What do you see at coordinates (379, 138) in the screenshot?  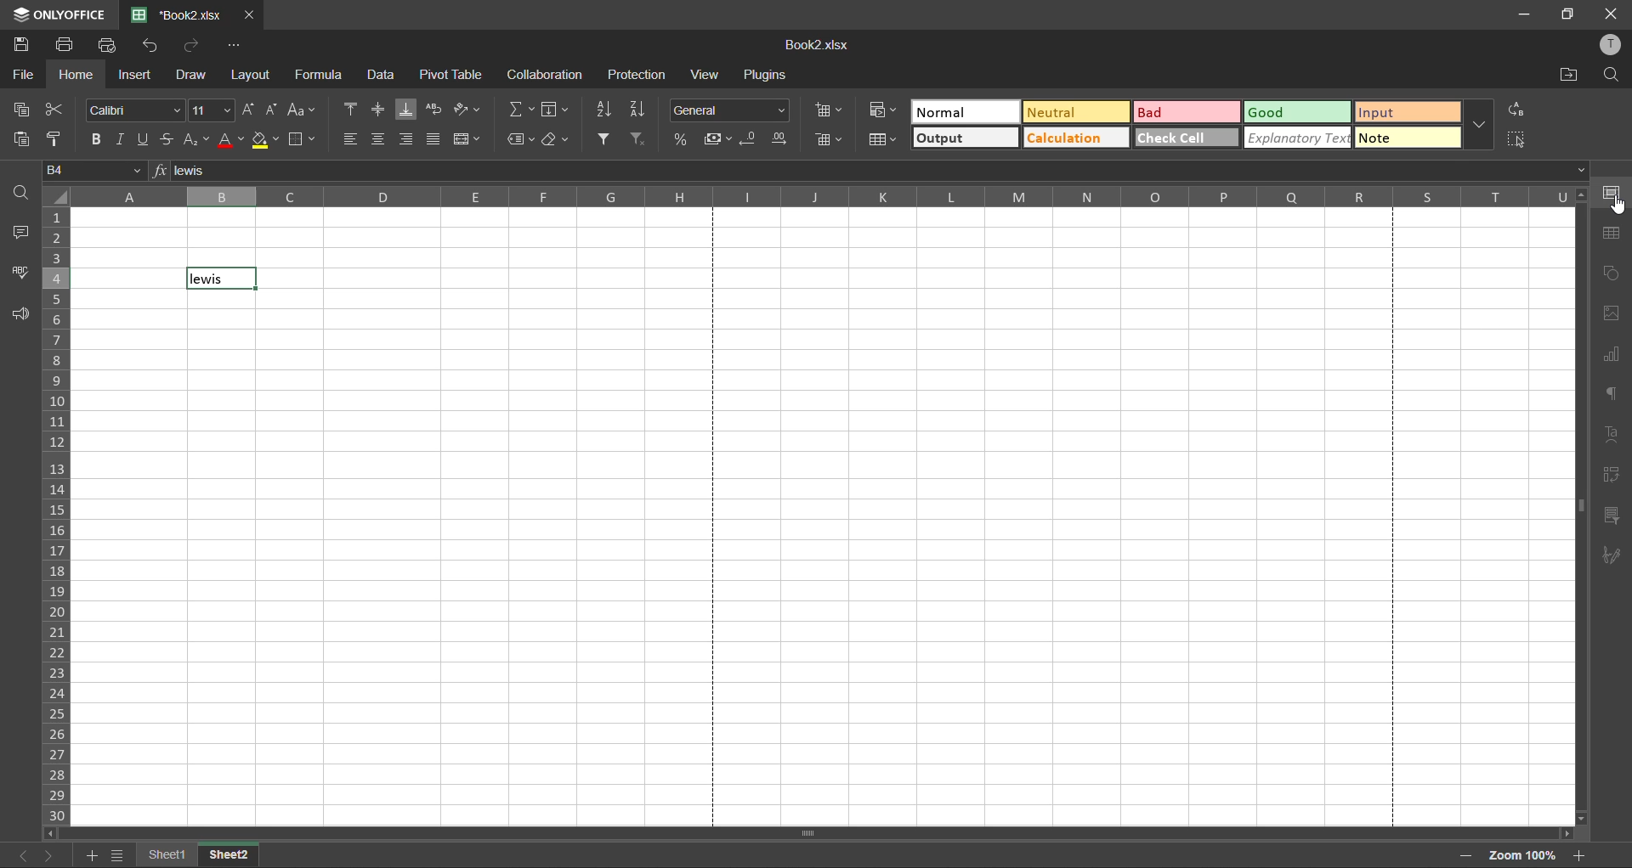 I see `align center` at bounding box center [379, 138].